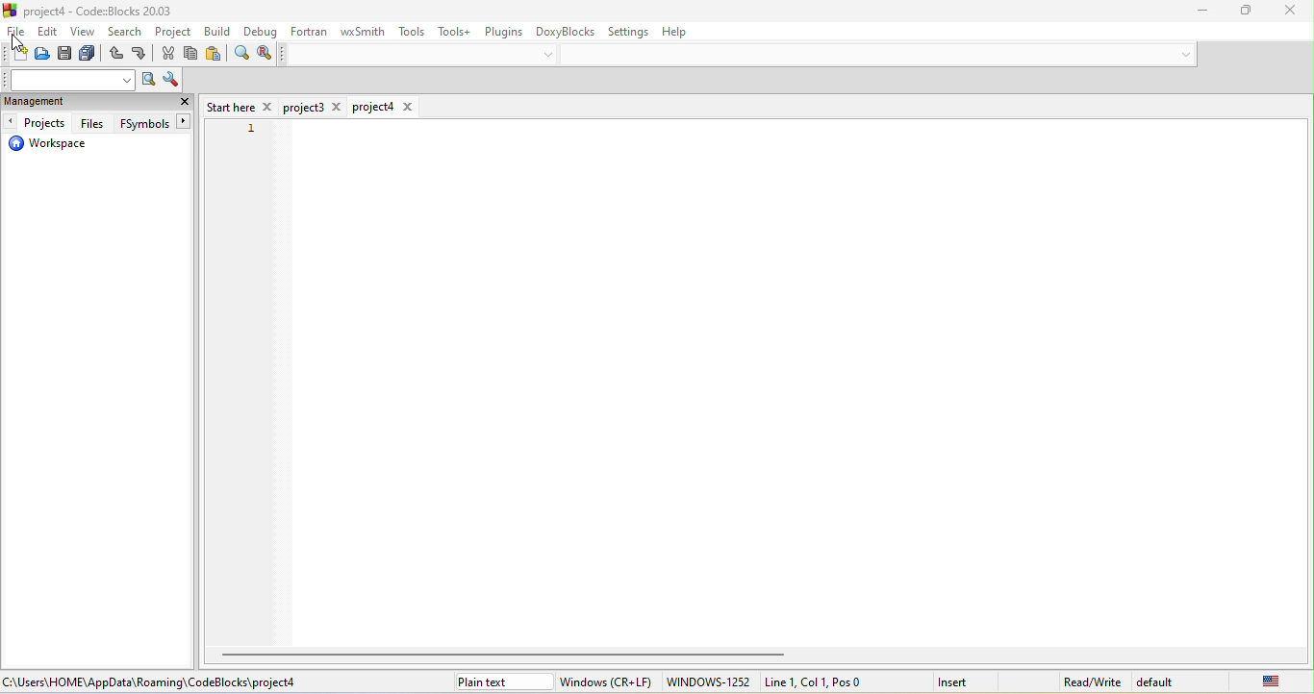 This screenshot has height=694, width=1314. What do you see at coordinates (61, 103) in the screenshot?
I see `management` at bounding box center [61, 103].